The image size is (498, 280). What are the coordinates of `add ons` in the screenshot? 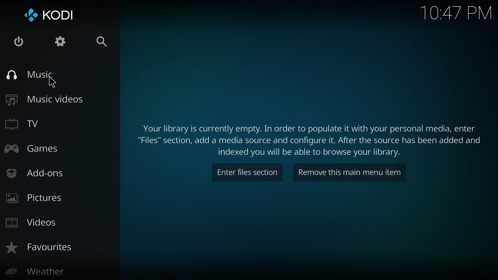 It's located at (40, 172).